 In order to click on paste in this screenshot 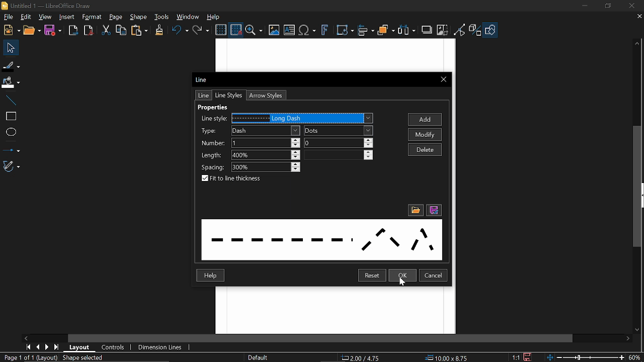, I will do `click(140, 30)`.